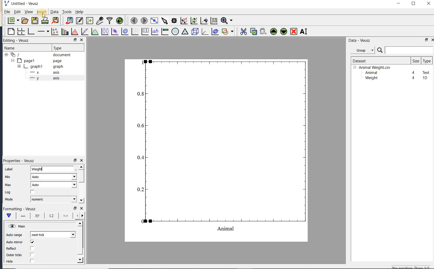 The image size is (434, 269). Describe the element at coordinates (274, 32) in the screenshot. I see `move the selected widget up` at that location.